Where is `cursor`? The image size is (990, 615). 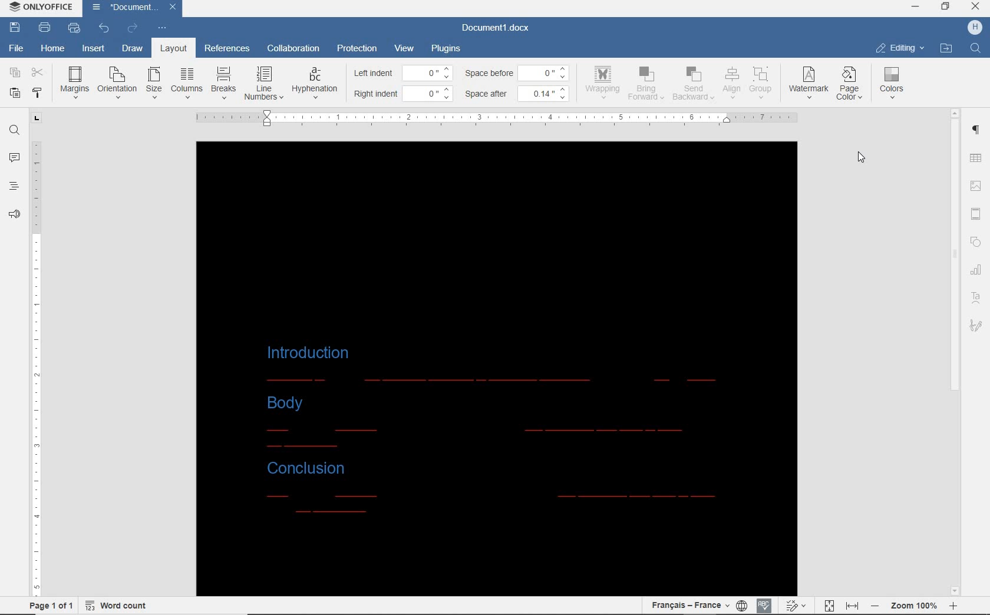 cursor is located at coordinates (864, 160).